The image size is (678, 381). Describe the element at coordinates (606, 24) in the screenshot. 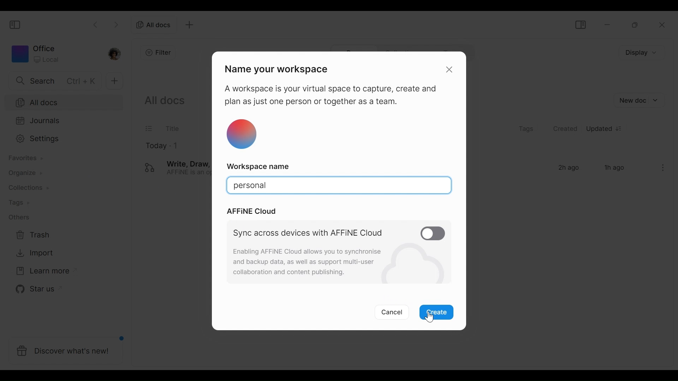

I see `minimize` at that location.